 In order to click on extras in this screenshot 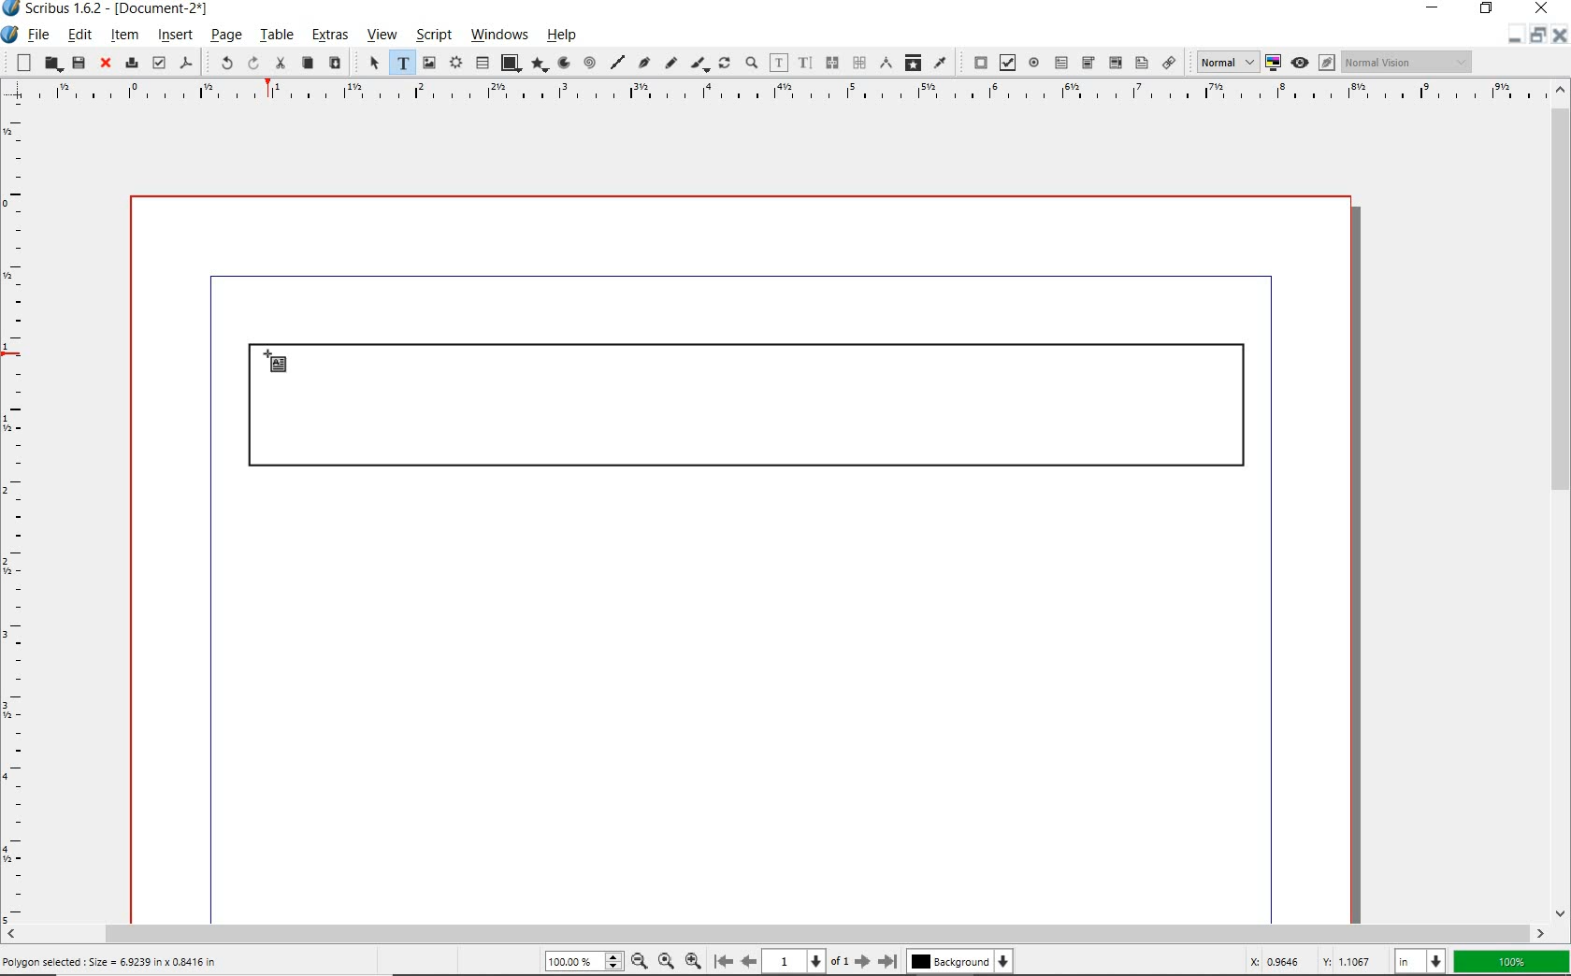, I will do `click(331, 36)`.